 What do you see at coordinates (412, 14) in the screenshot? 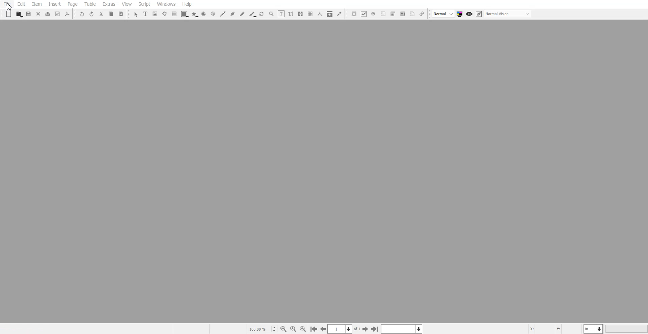
I see `Text Annotation` at bounding box center [412, 14].